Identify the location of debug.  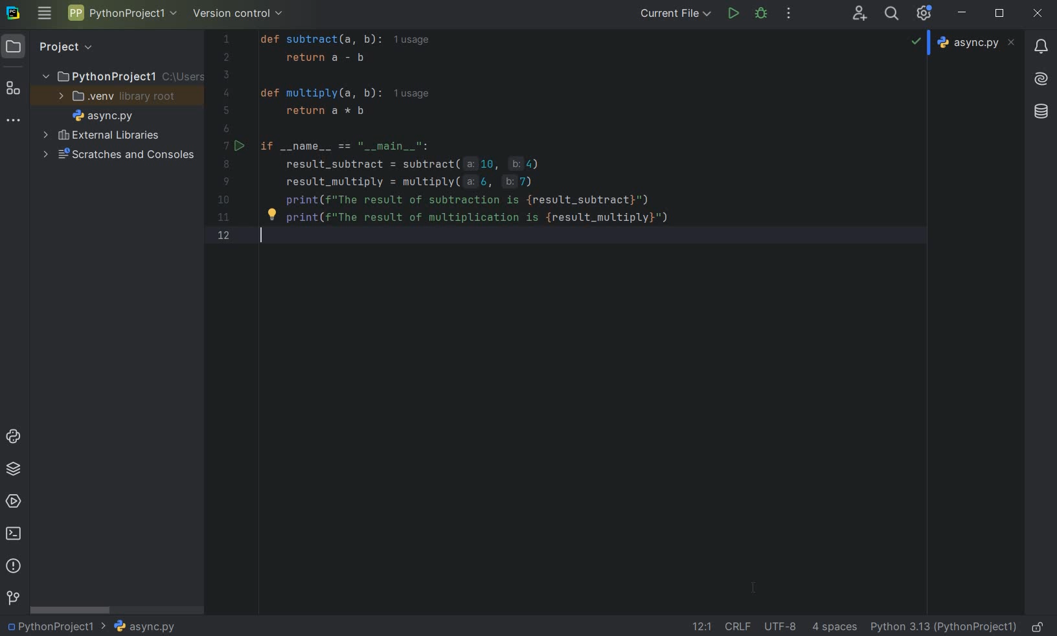
(762, 12).